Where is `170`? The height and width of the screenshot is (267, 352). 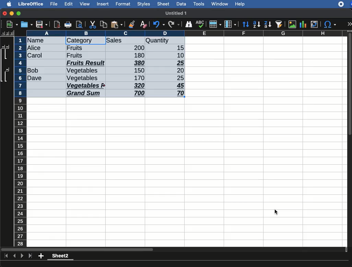 170 is located at coordinates (139, 78).